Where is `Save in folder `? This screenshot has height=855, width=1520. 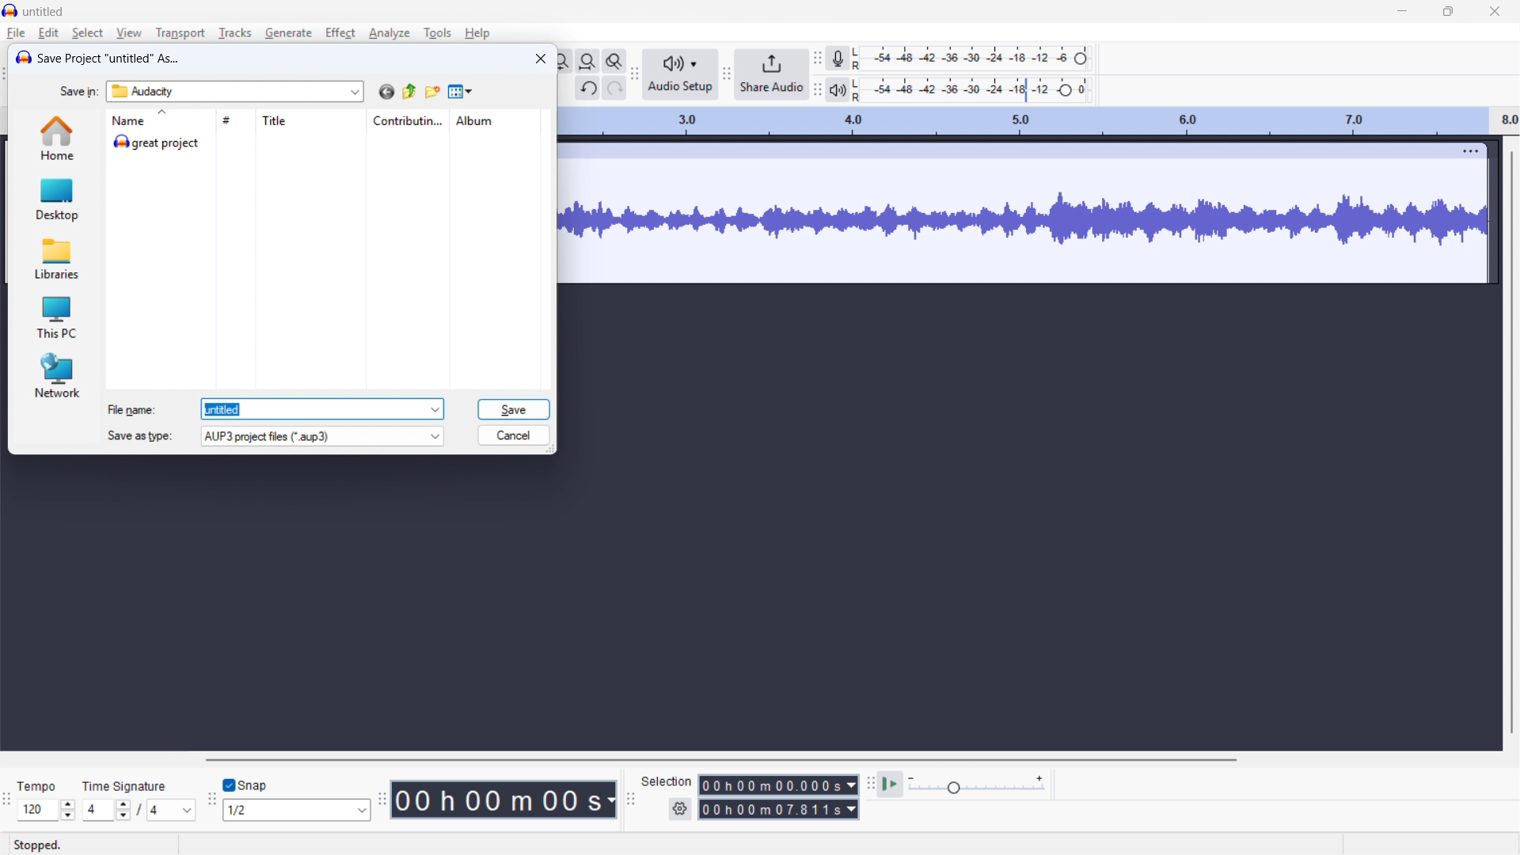
Save in folder  is located at coordinates (235, 92).